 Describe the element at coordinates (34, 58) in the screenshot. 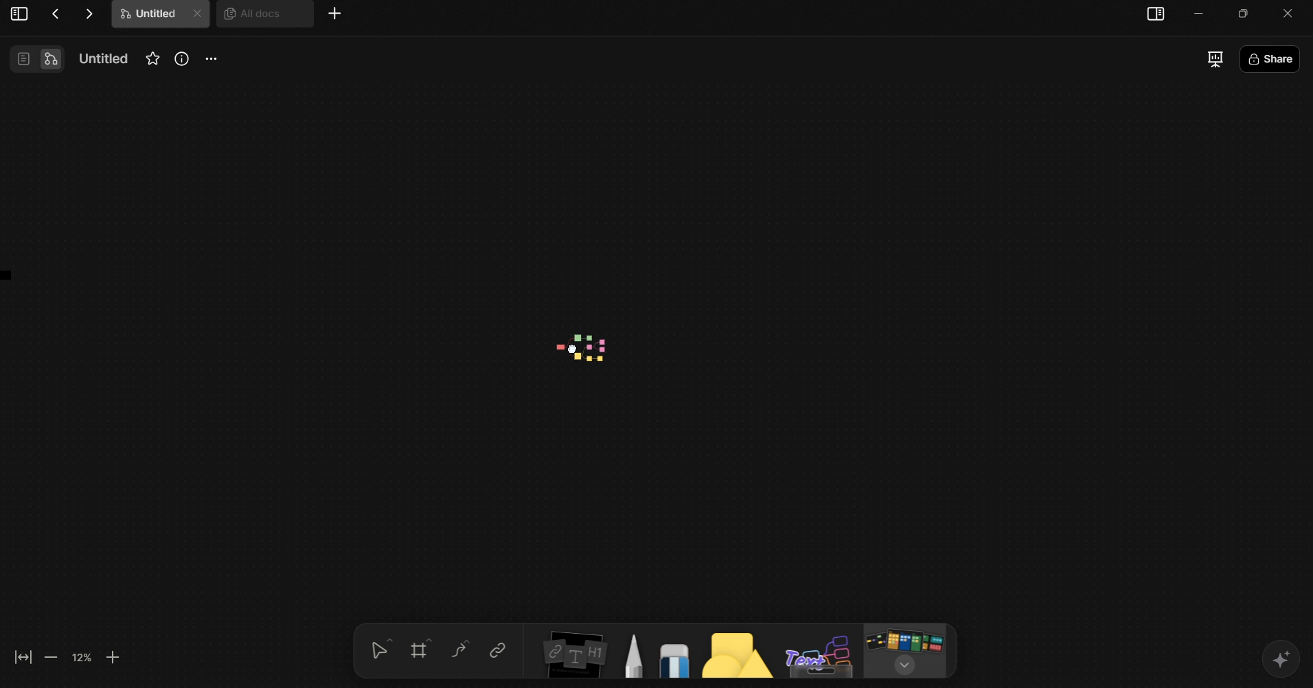

I see `View` at that location.